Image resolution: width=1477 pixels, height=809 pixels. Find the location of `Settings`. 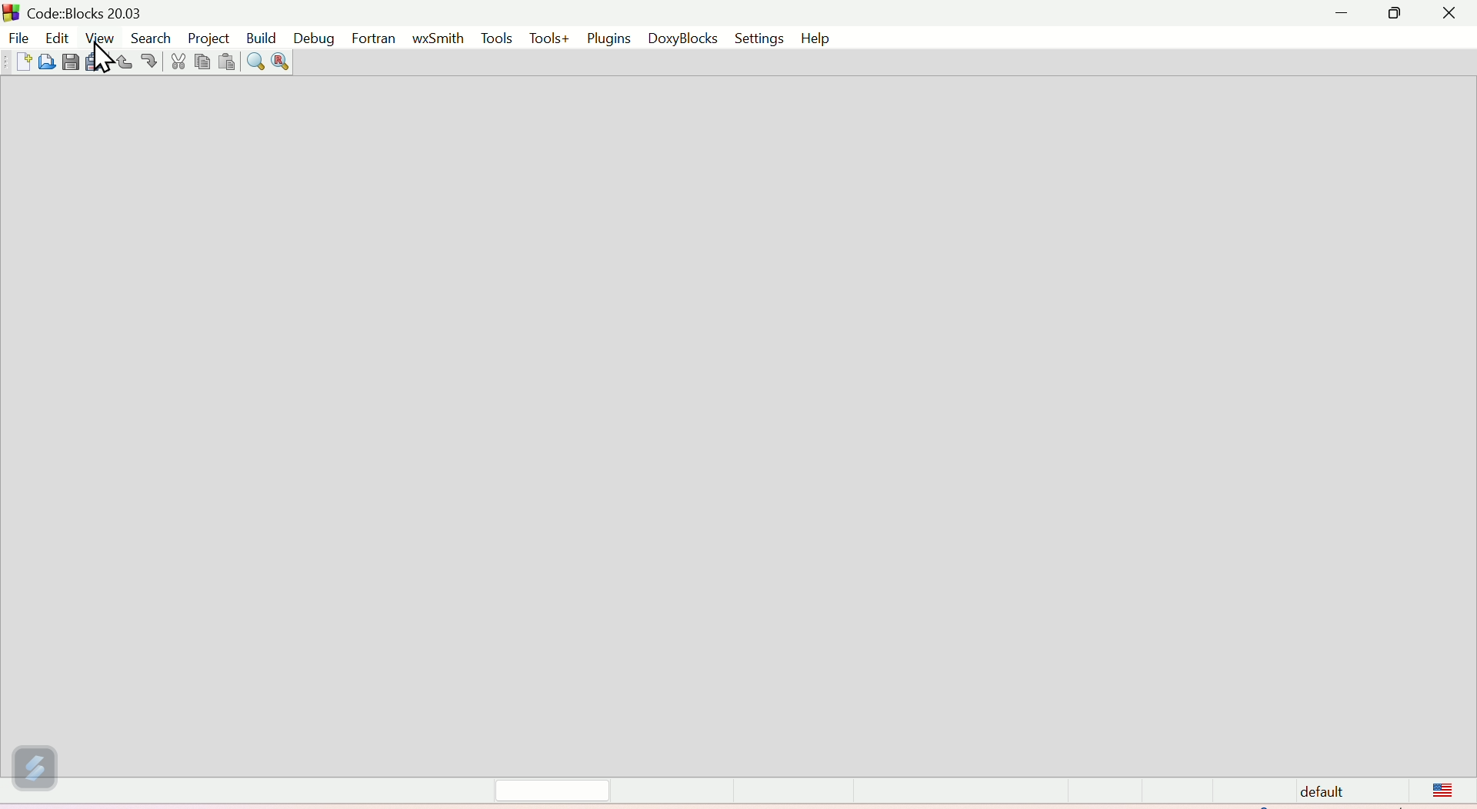

Settings is located at coordinates (762, 38).